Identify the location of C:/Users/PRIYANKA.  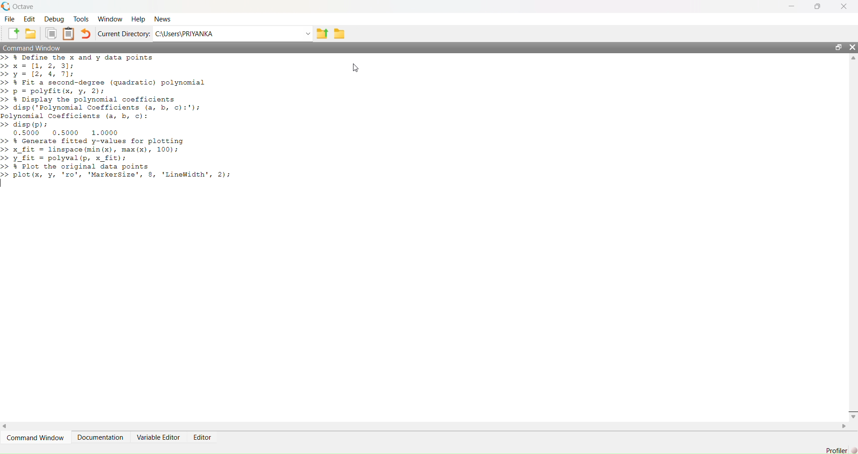
(226, 33).